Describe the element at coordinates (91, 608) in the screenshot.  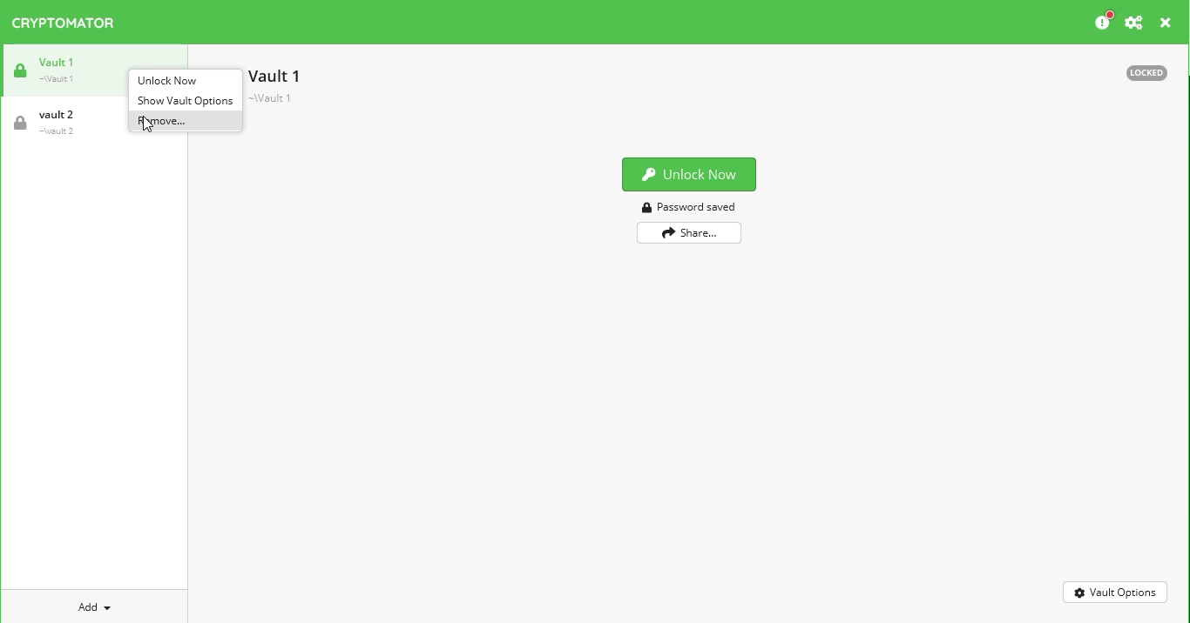
I see `add vault` at that location.